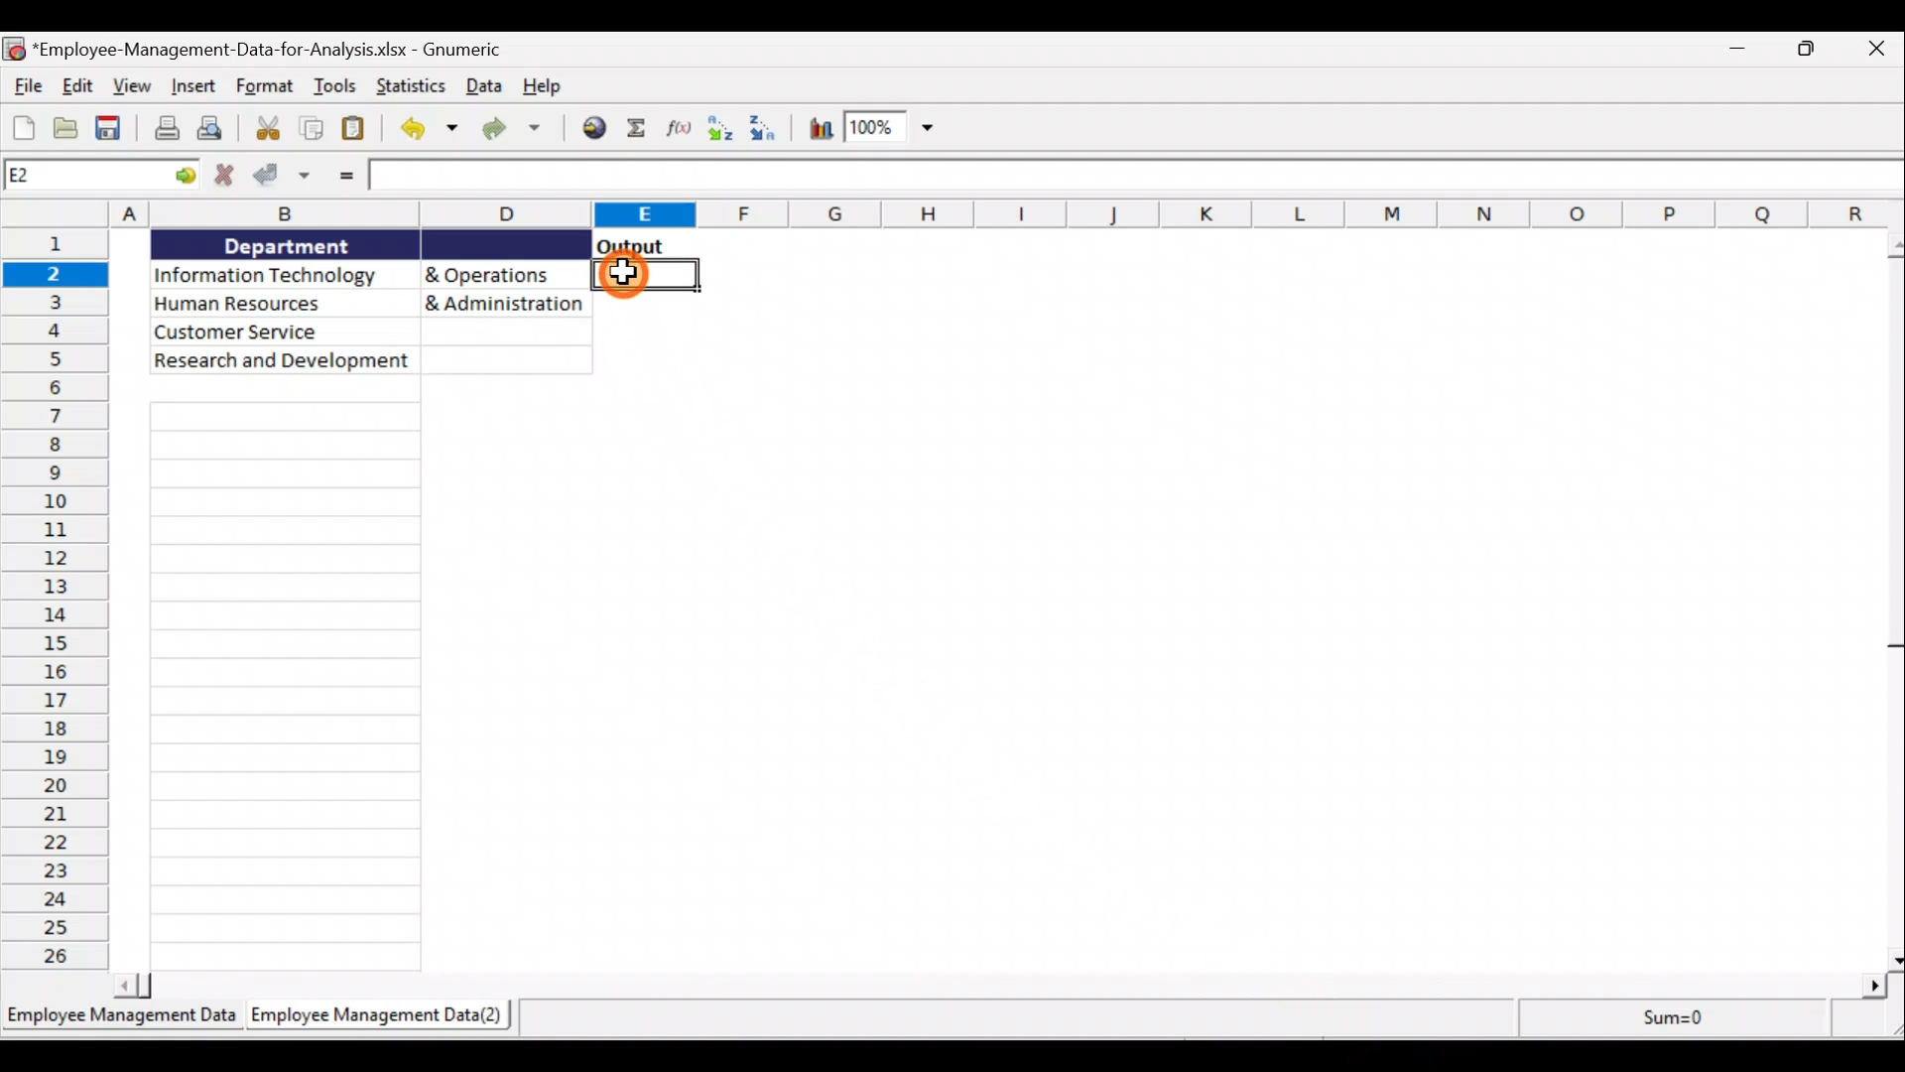 The image size is (1905, 1072). What do you see at coordinates (278, 51) in the screenshot?
I see `Document name` at bounding box center [278, 51].